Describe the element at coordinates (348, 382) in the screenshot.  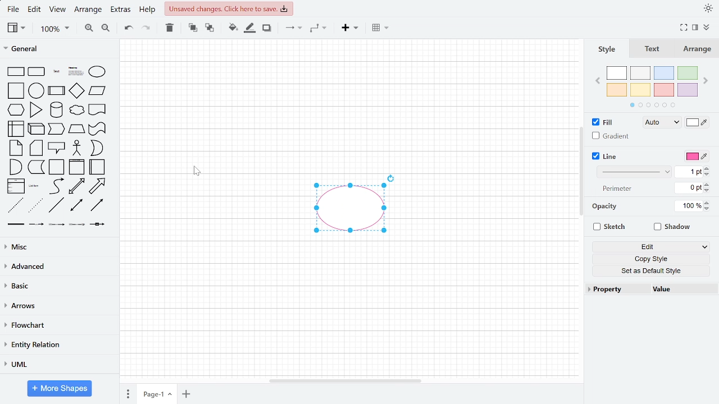
I see `Horizontal scrollbar` at that location.